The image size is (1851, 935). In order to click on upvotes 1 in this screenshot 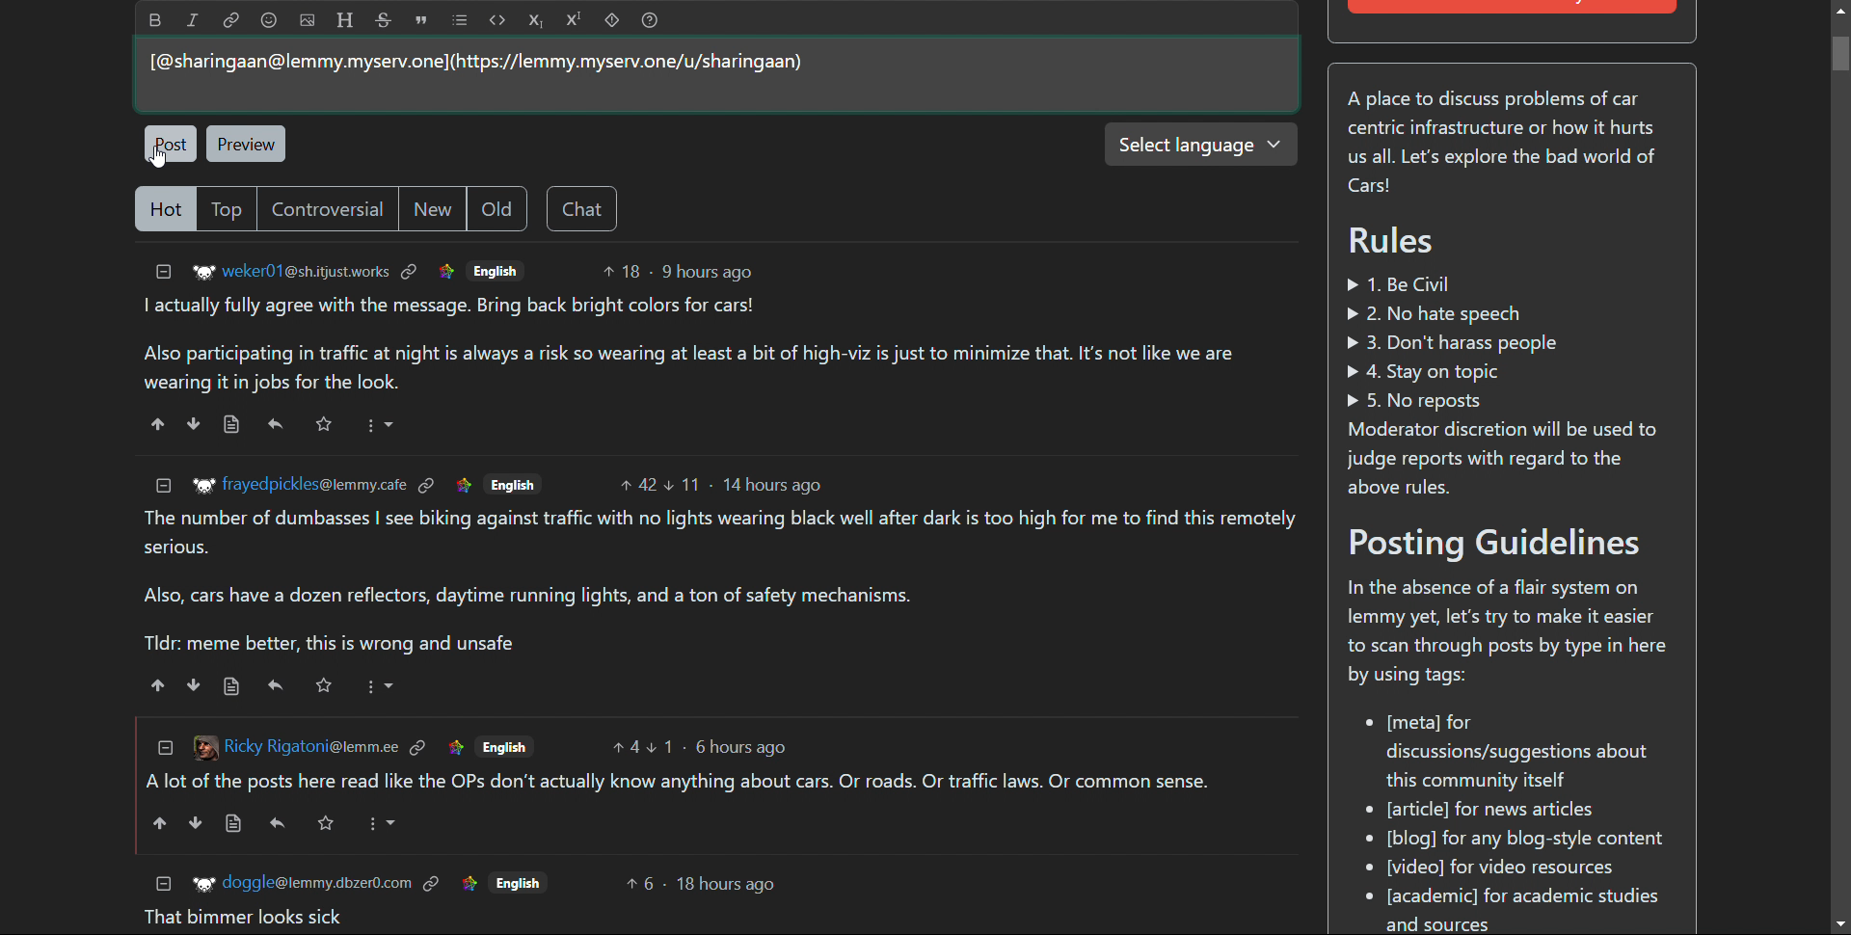, I will do `click(662, 746)`.